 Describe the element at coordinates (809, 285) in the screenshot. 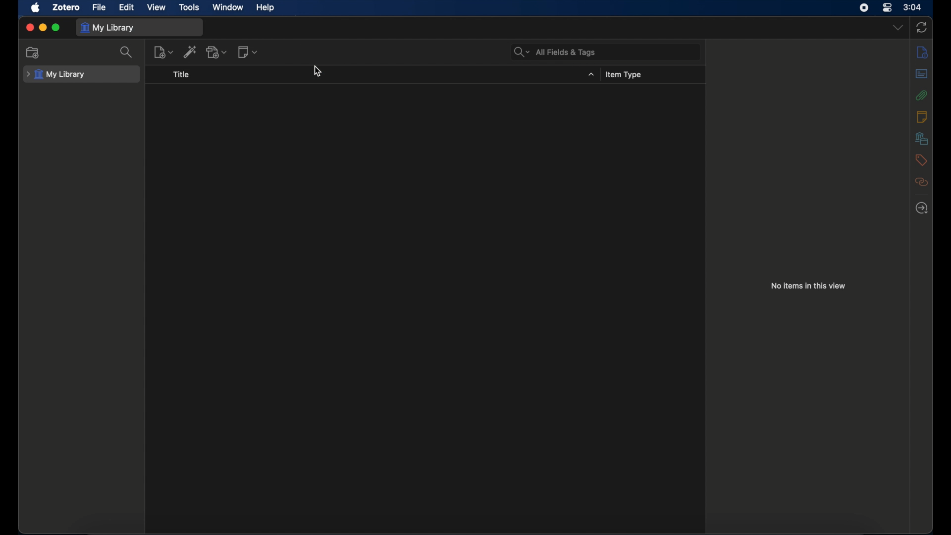

I see `no items in this view` at that location.